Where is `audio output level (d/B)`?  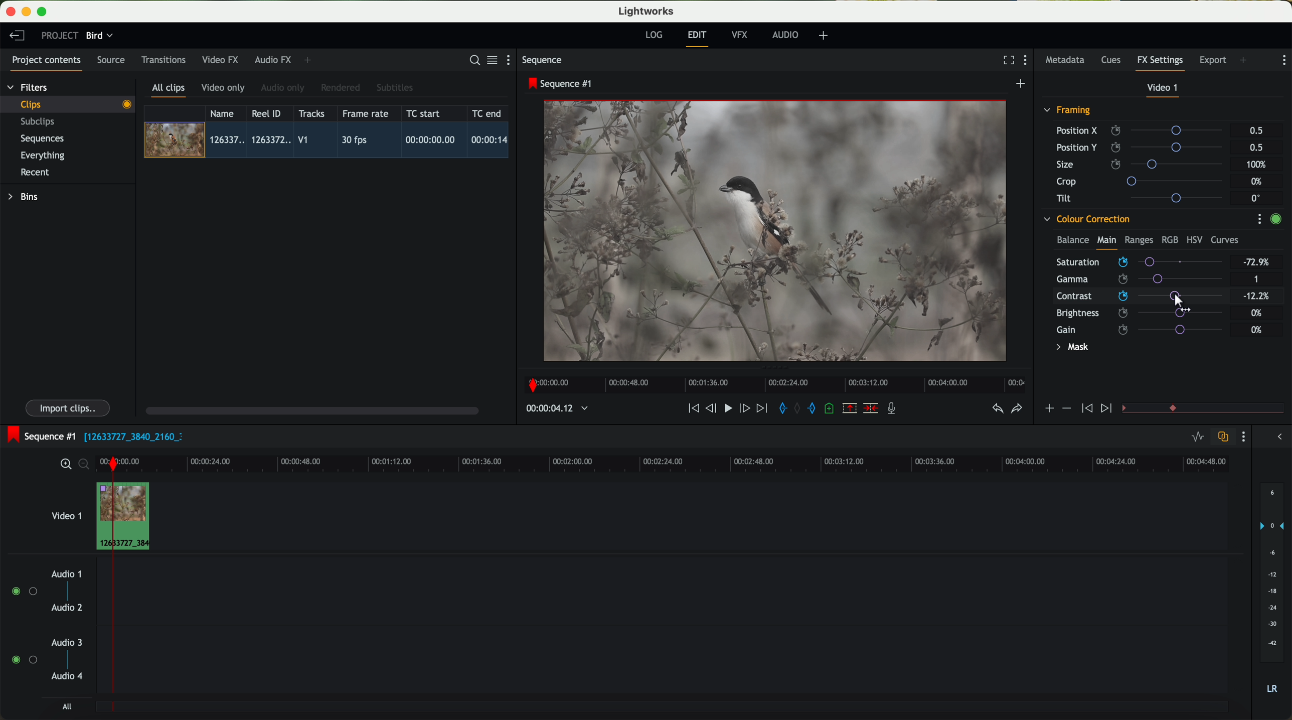 audio output level (d/B) is located at coordinates (1272, 592).